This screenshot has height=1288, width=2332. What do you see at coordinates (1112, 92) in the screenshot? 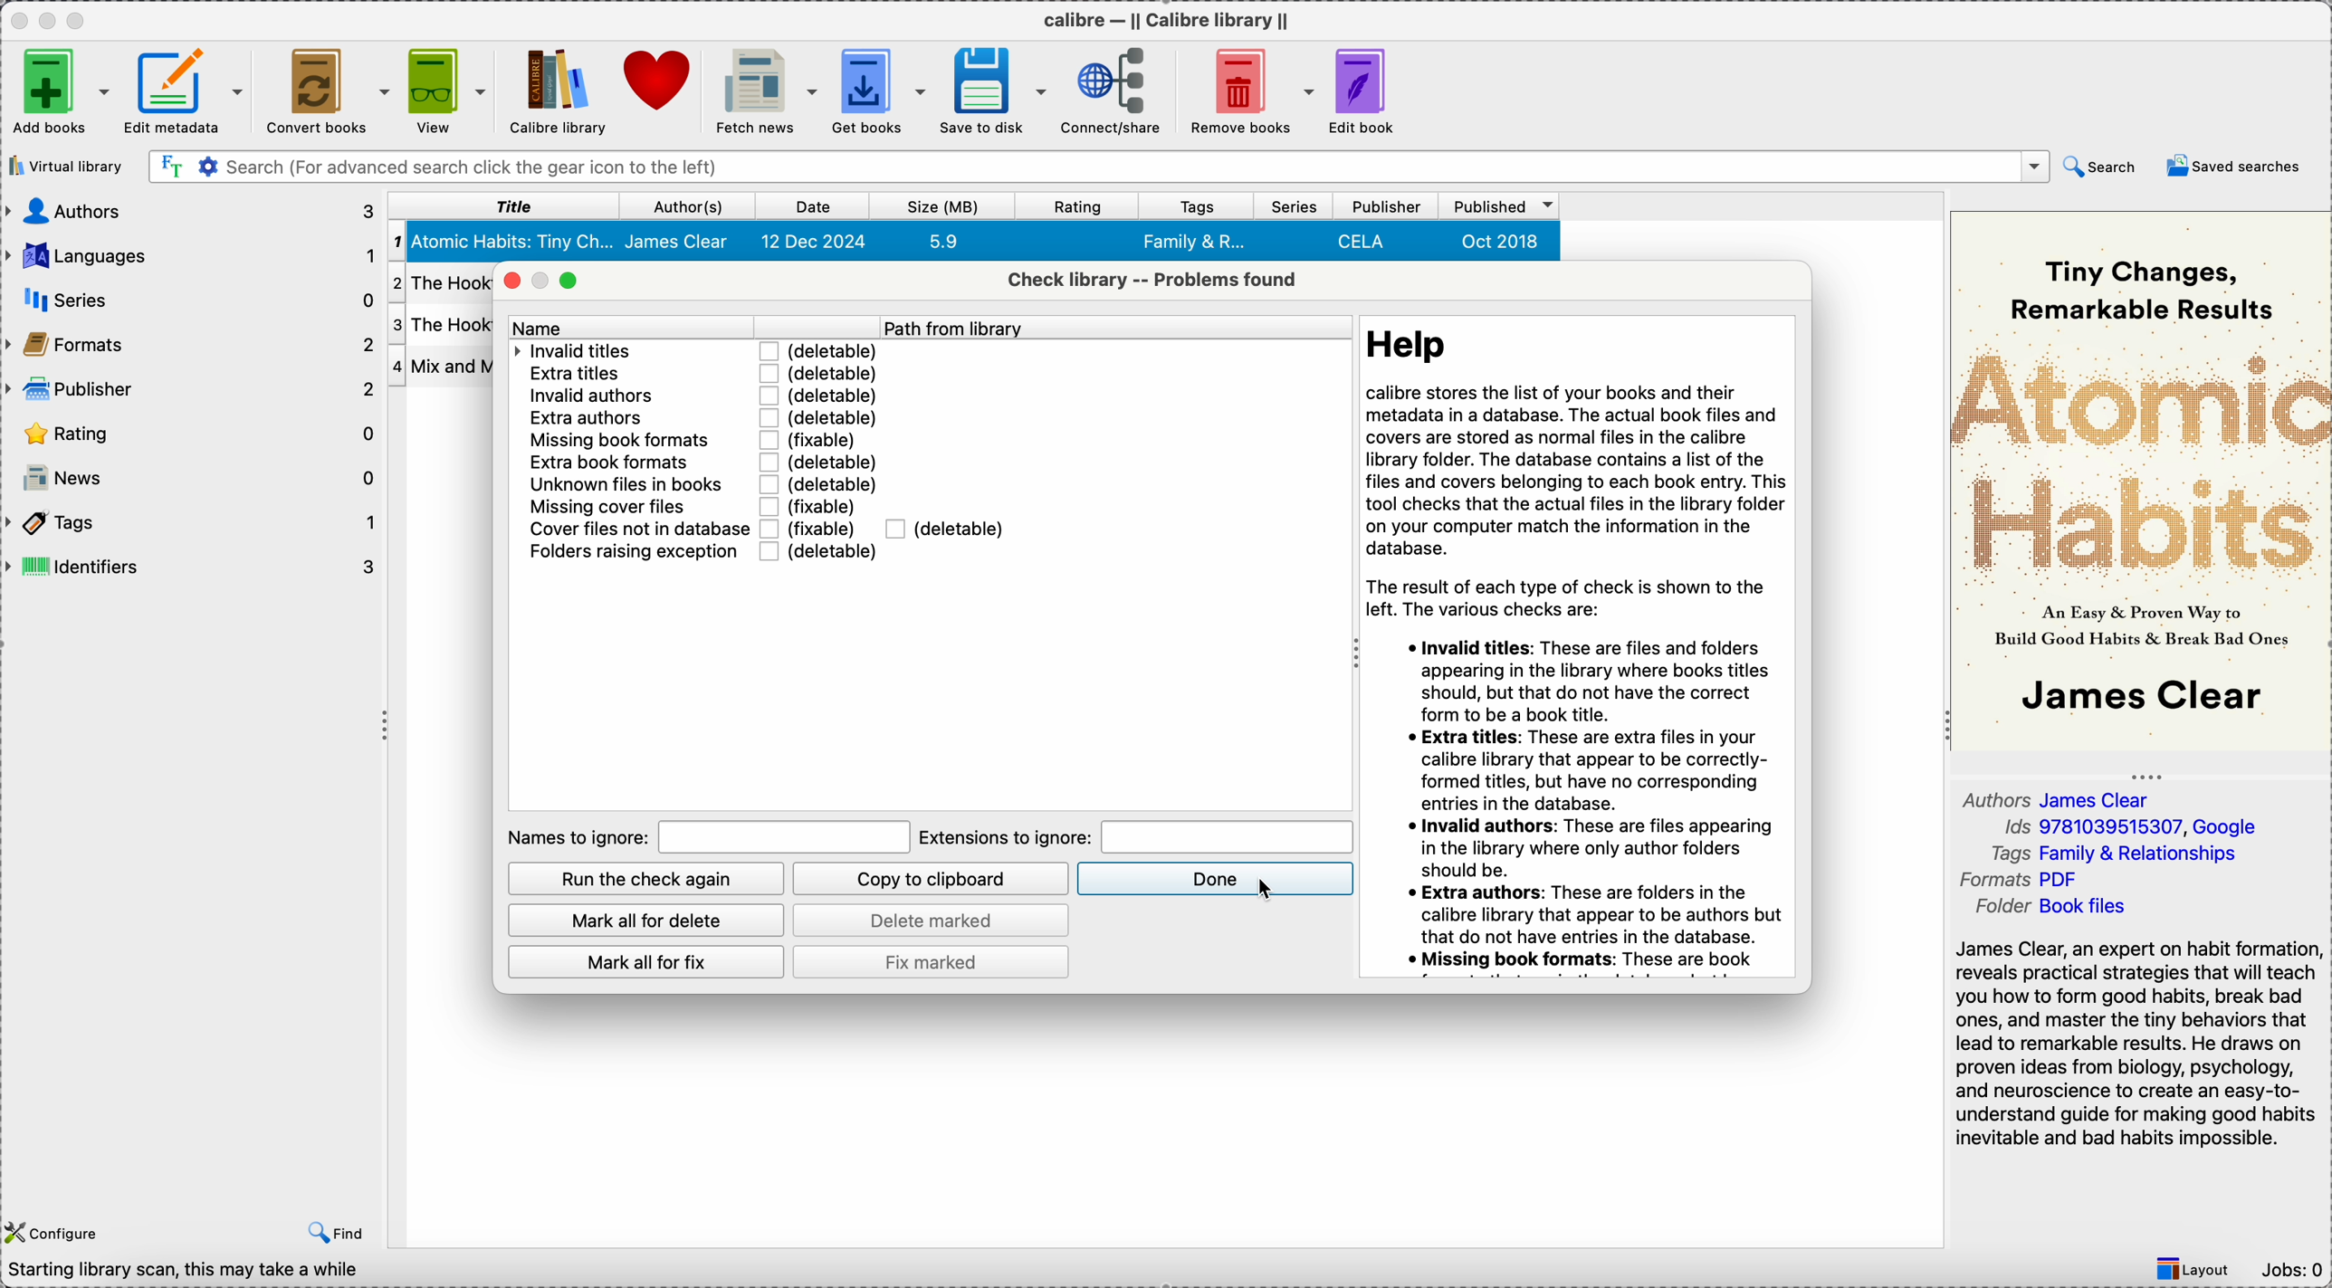
I see `connect/share` at bounding box center [1112, 92].